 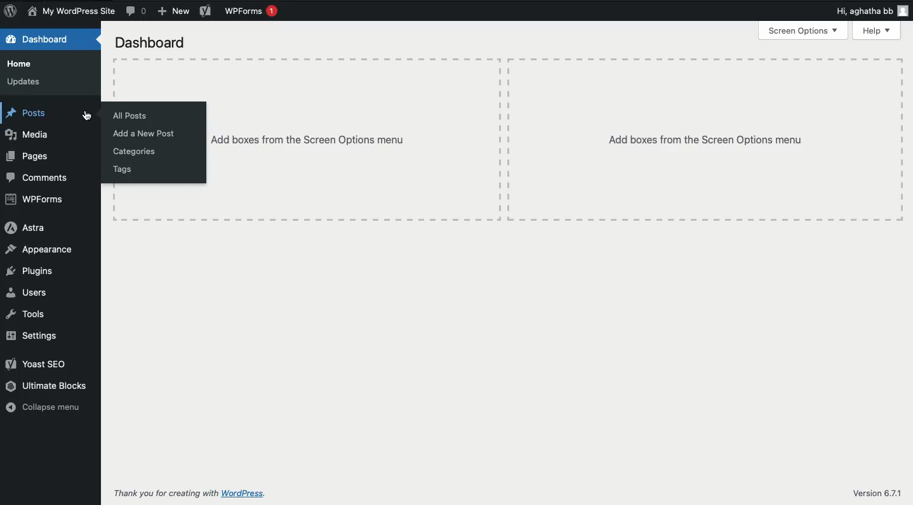 What do you see at coordinates (28, 114) in the screenshot?
I see `Posts` at bounding box center [28, 114].